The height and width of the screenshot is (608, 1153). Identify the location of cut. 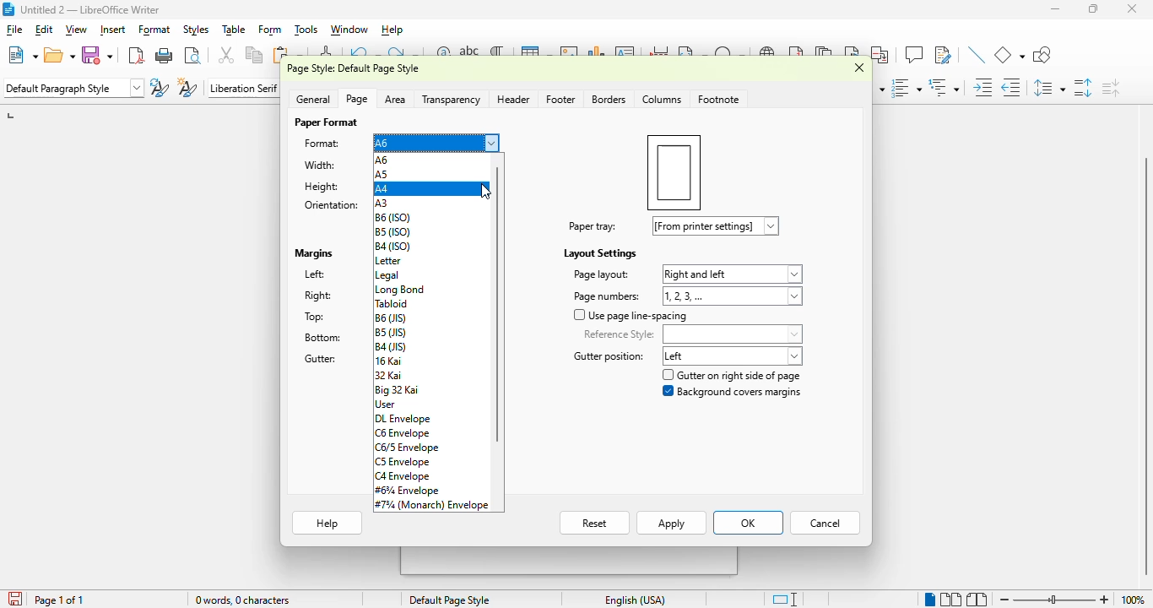
(225, 55).